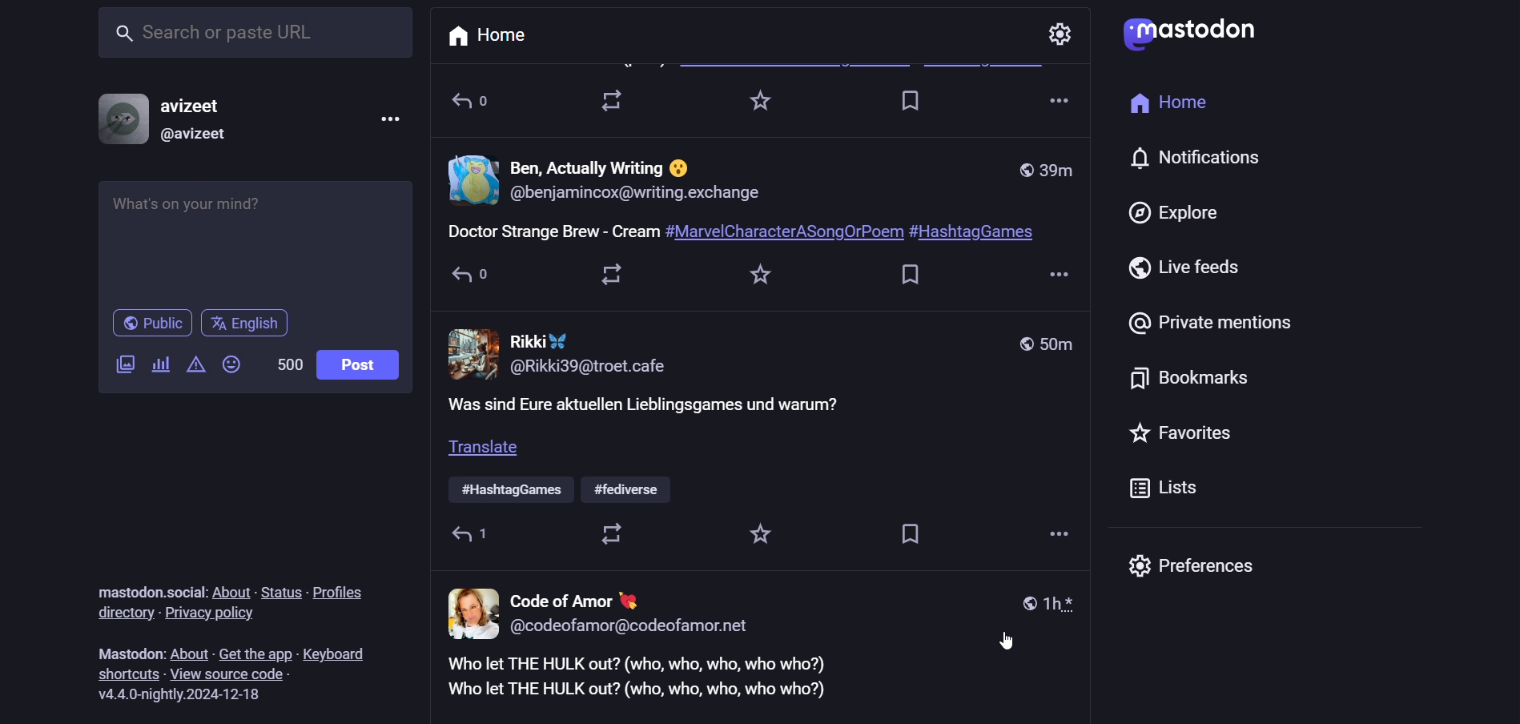 This screenshot has width=1520, height=724. Describe the element at coordinates (1060, 34) in the screenshot. I see `settings` at that location.